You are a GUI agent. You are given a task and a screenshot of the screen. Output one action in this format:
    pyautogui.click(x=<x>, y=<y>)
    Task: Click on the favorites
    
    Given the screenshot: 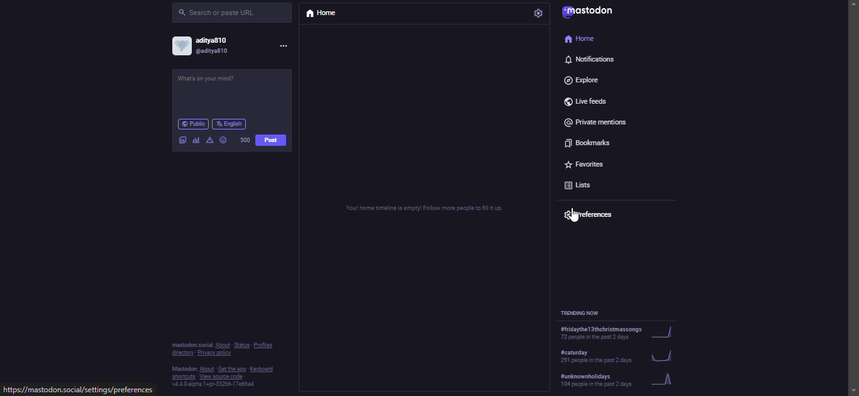 What is the action you would take?
    pyautogui.click(x=583, y=162)
    